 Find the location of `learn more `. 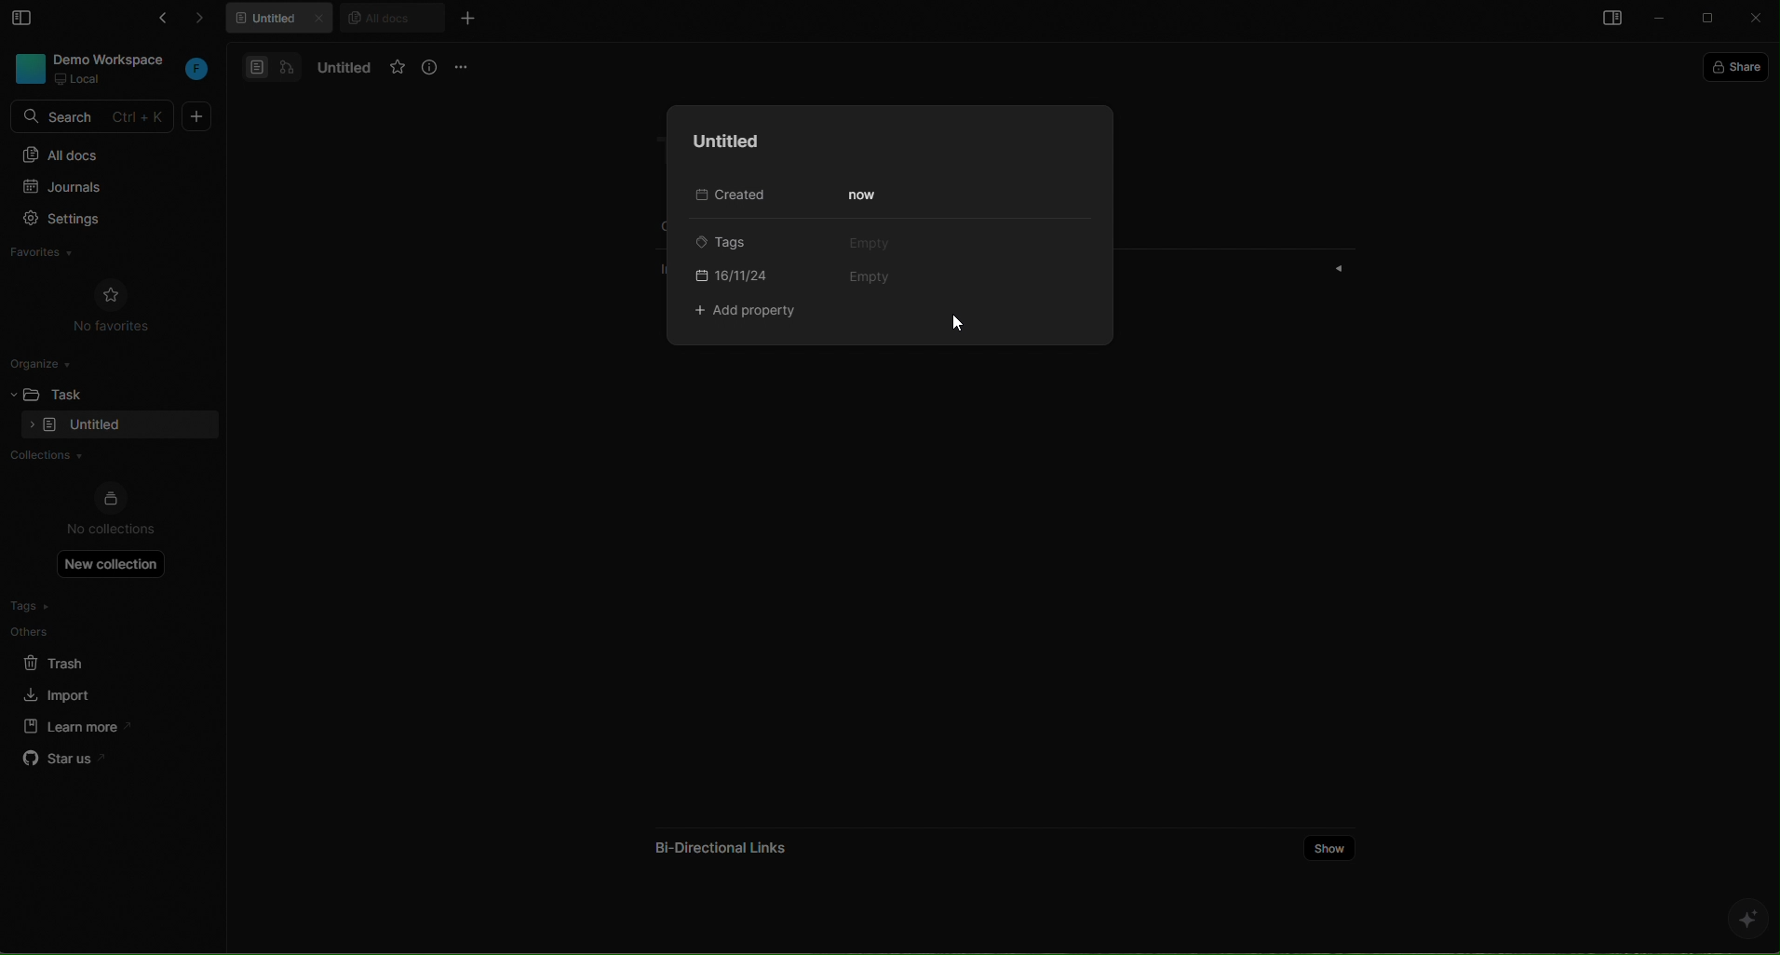

learn more  is located at coordinates (71, 725).